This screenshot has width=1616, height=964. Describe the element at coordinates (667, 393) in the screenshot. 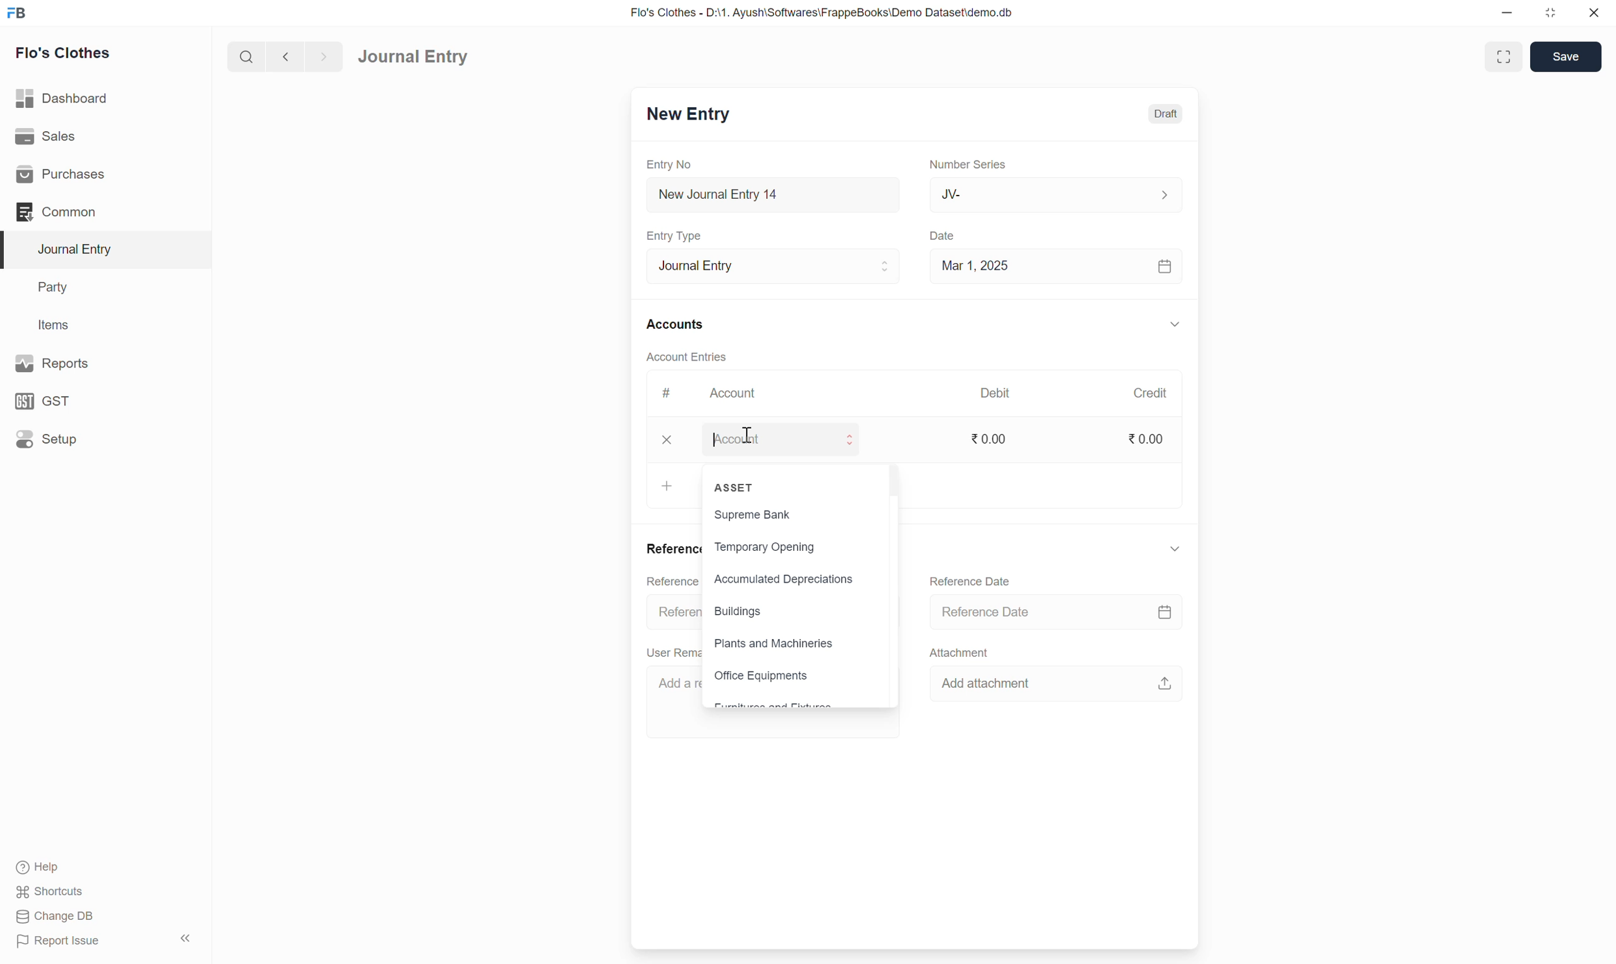

I see `#` at that location.